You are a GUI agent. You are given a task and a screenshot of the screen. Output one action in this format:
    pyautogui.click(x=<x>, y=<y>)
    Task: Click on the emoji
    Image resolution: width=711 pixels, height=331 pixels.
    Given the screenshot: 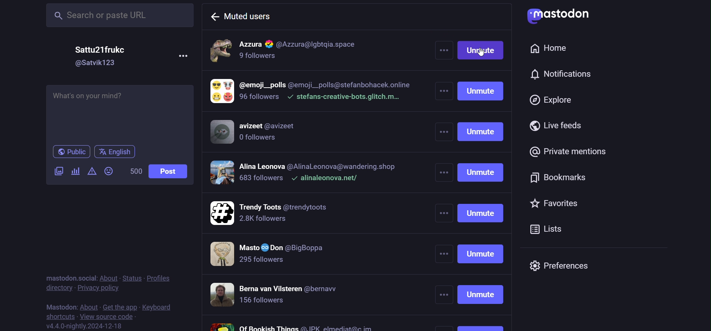 What is the action you would take?
    pyautogui.click(x=108, y=171)
    